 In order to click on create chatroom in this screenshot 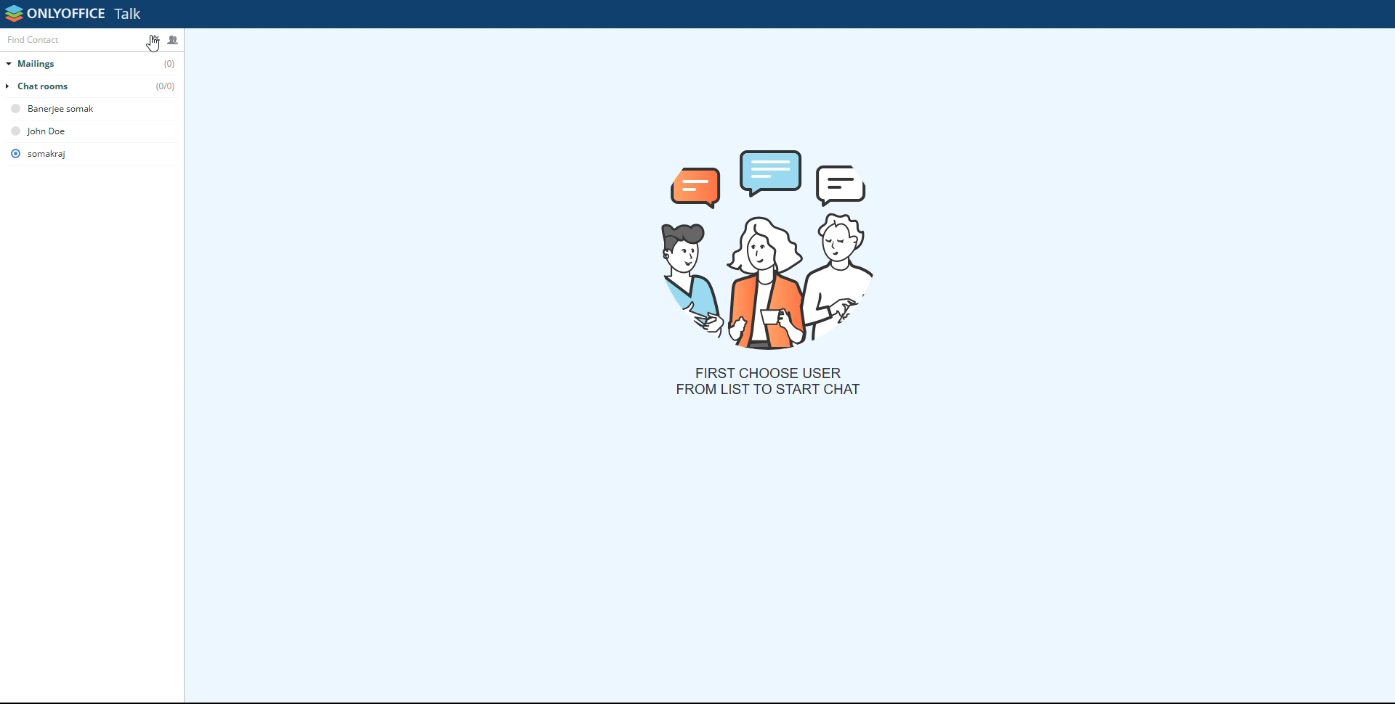, I will do `click(174, 40)`.